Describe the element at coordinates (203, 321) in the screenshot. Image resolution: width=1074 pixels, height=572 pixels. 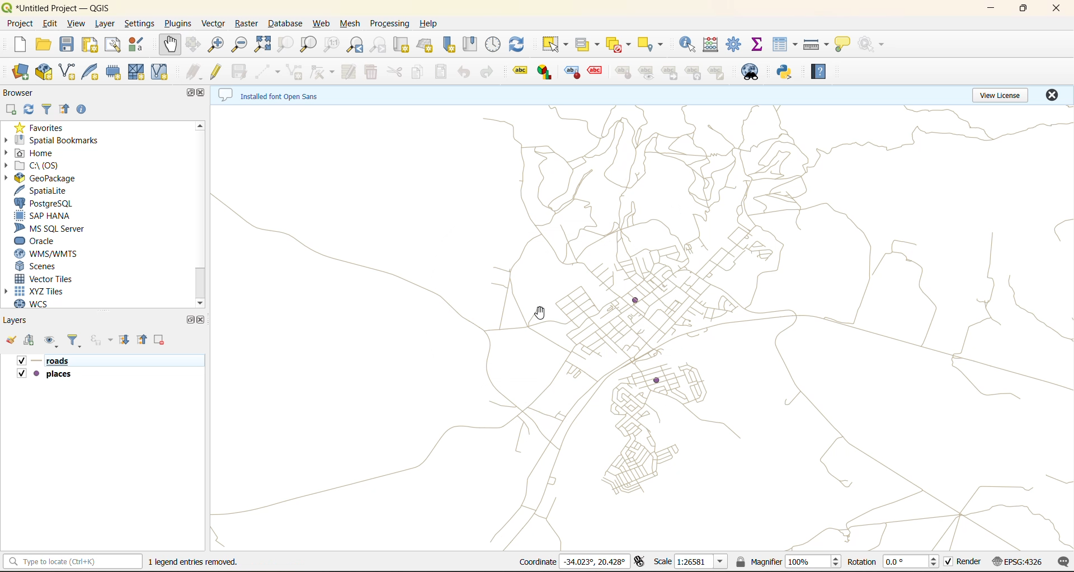
I see `close` at that location.